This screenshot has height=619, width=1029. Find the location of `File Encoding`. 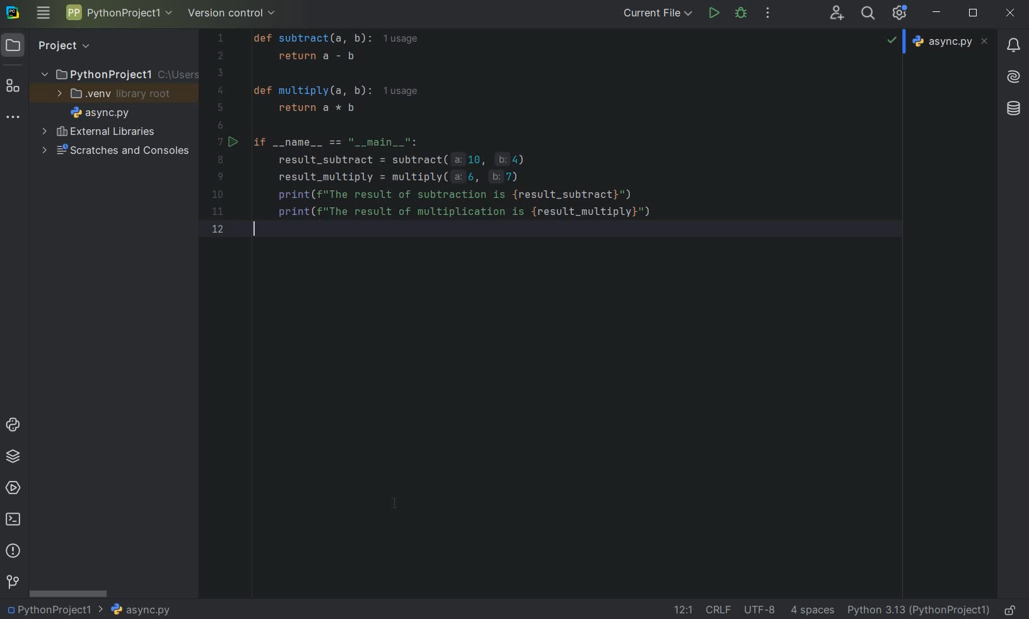

File Encoding is located at coordinates (760, 610).